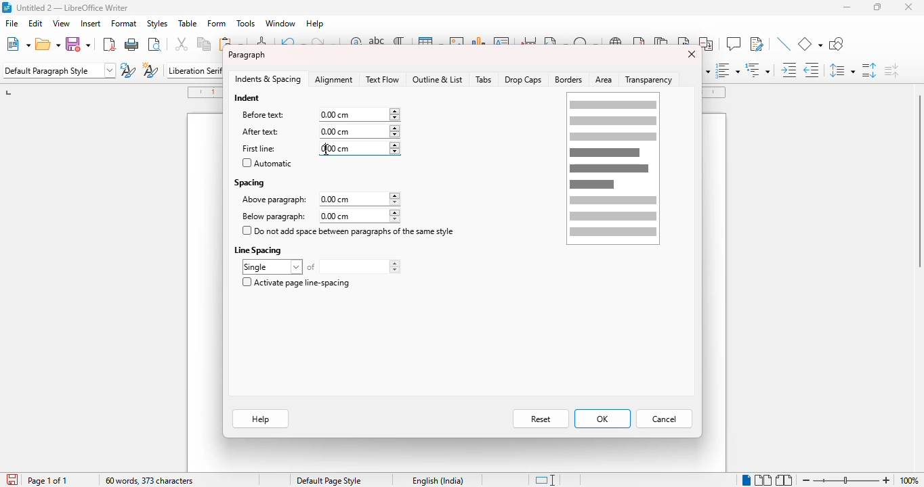 The width and height of the screenshot is (924, 487). Describe the element at coordinates (909, 480) in the screenshot. I see `zoom factor` at that location.